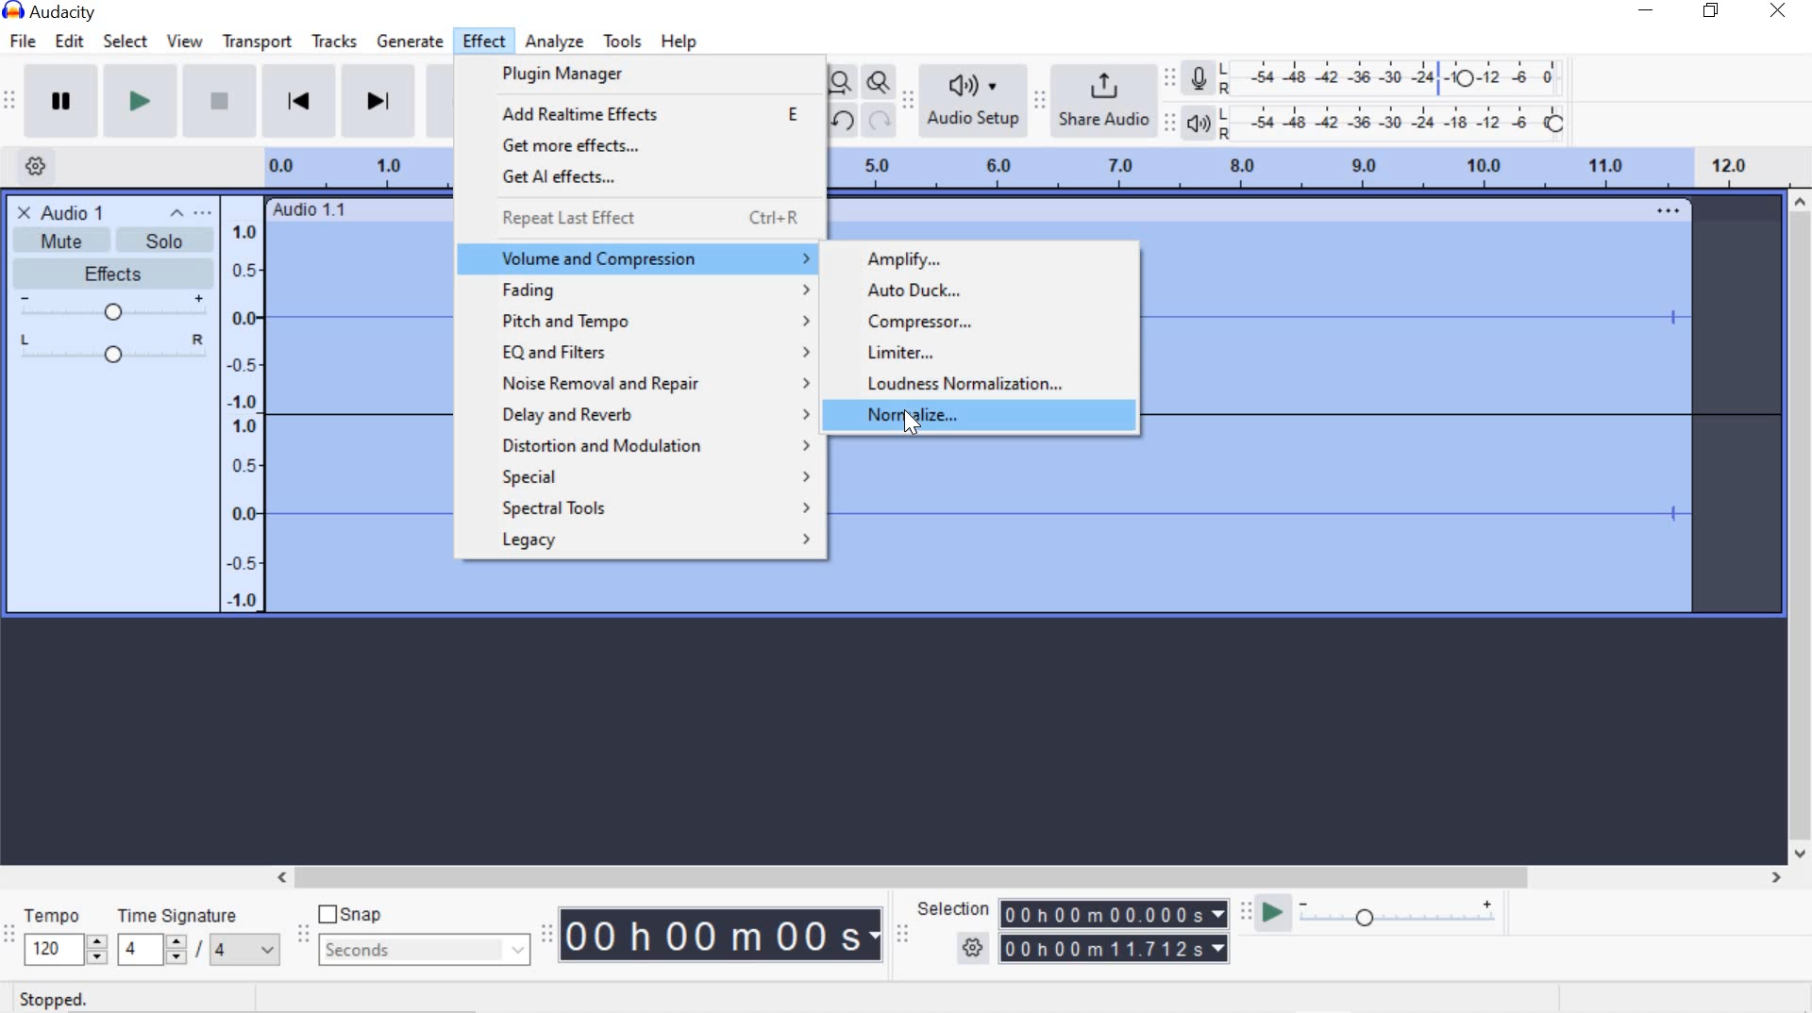 The image size is (1812, 1013). I want to click on Stop, so click(217, 103).